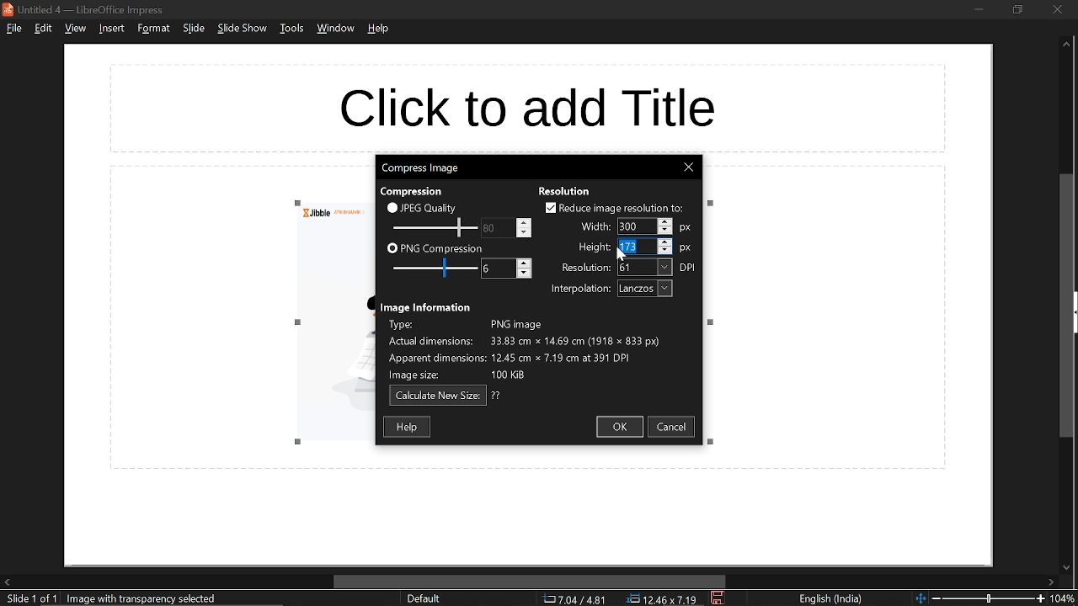  What do you see at coordinates (665, 231) in the screenshot?
I see `Decrease ` at bounding box center [665, 231].